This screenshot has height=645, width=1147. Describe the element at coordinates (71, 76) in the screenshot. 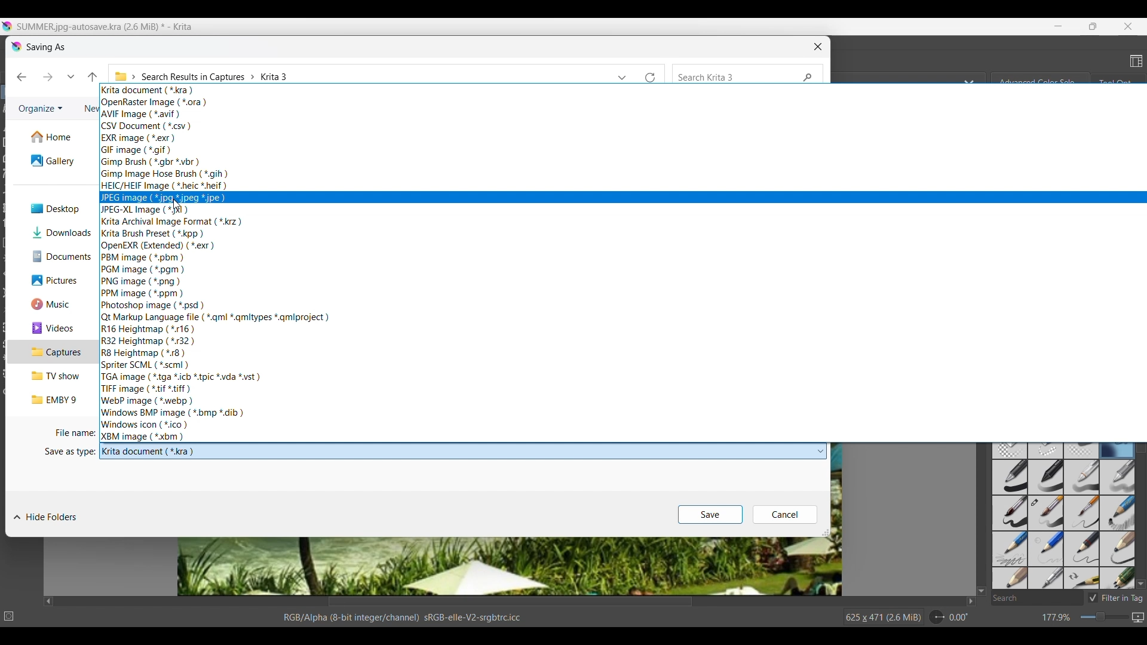

I see `Recent location` at that location.